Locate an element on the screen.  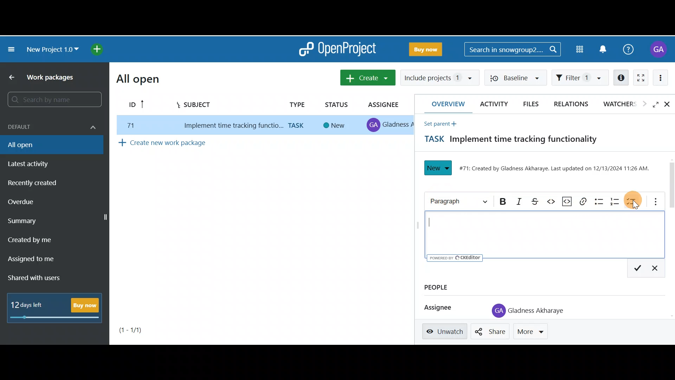
Activity is located at coordinates (492, 104).